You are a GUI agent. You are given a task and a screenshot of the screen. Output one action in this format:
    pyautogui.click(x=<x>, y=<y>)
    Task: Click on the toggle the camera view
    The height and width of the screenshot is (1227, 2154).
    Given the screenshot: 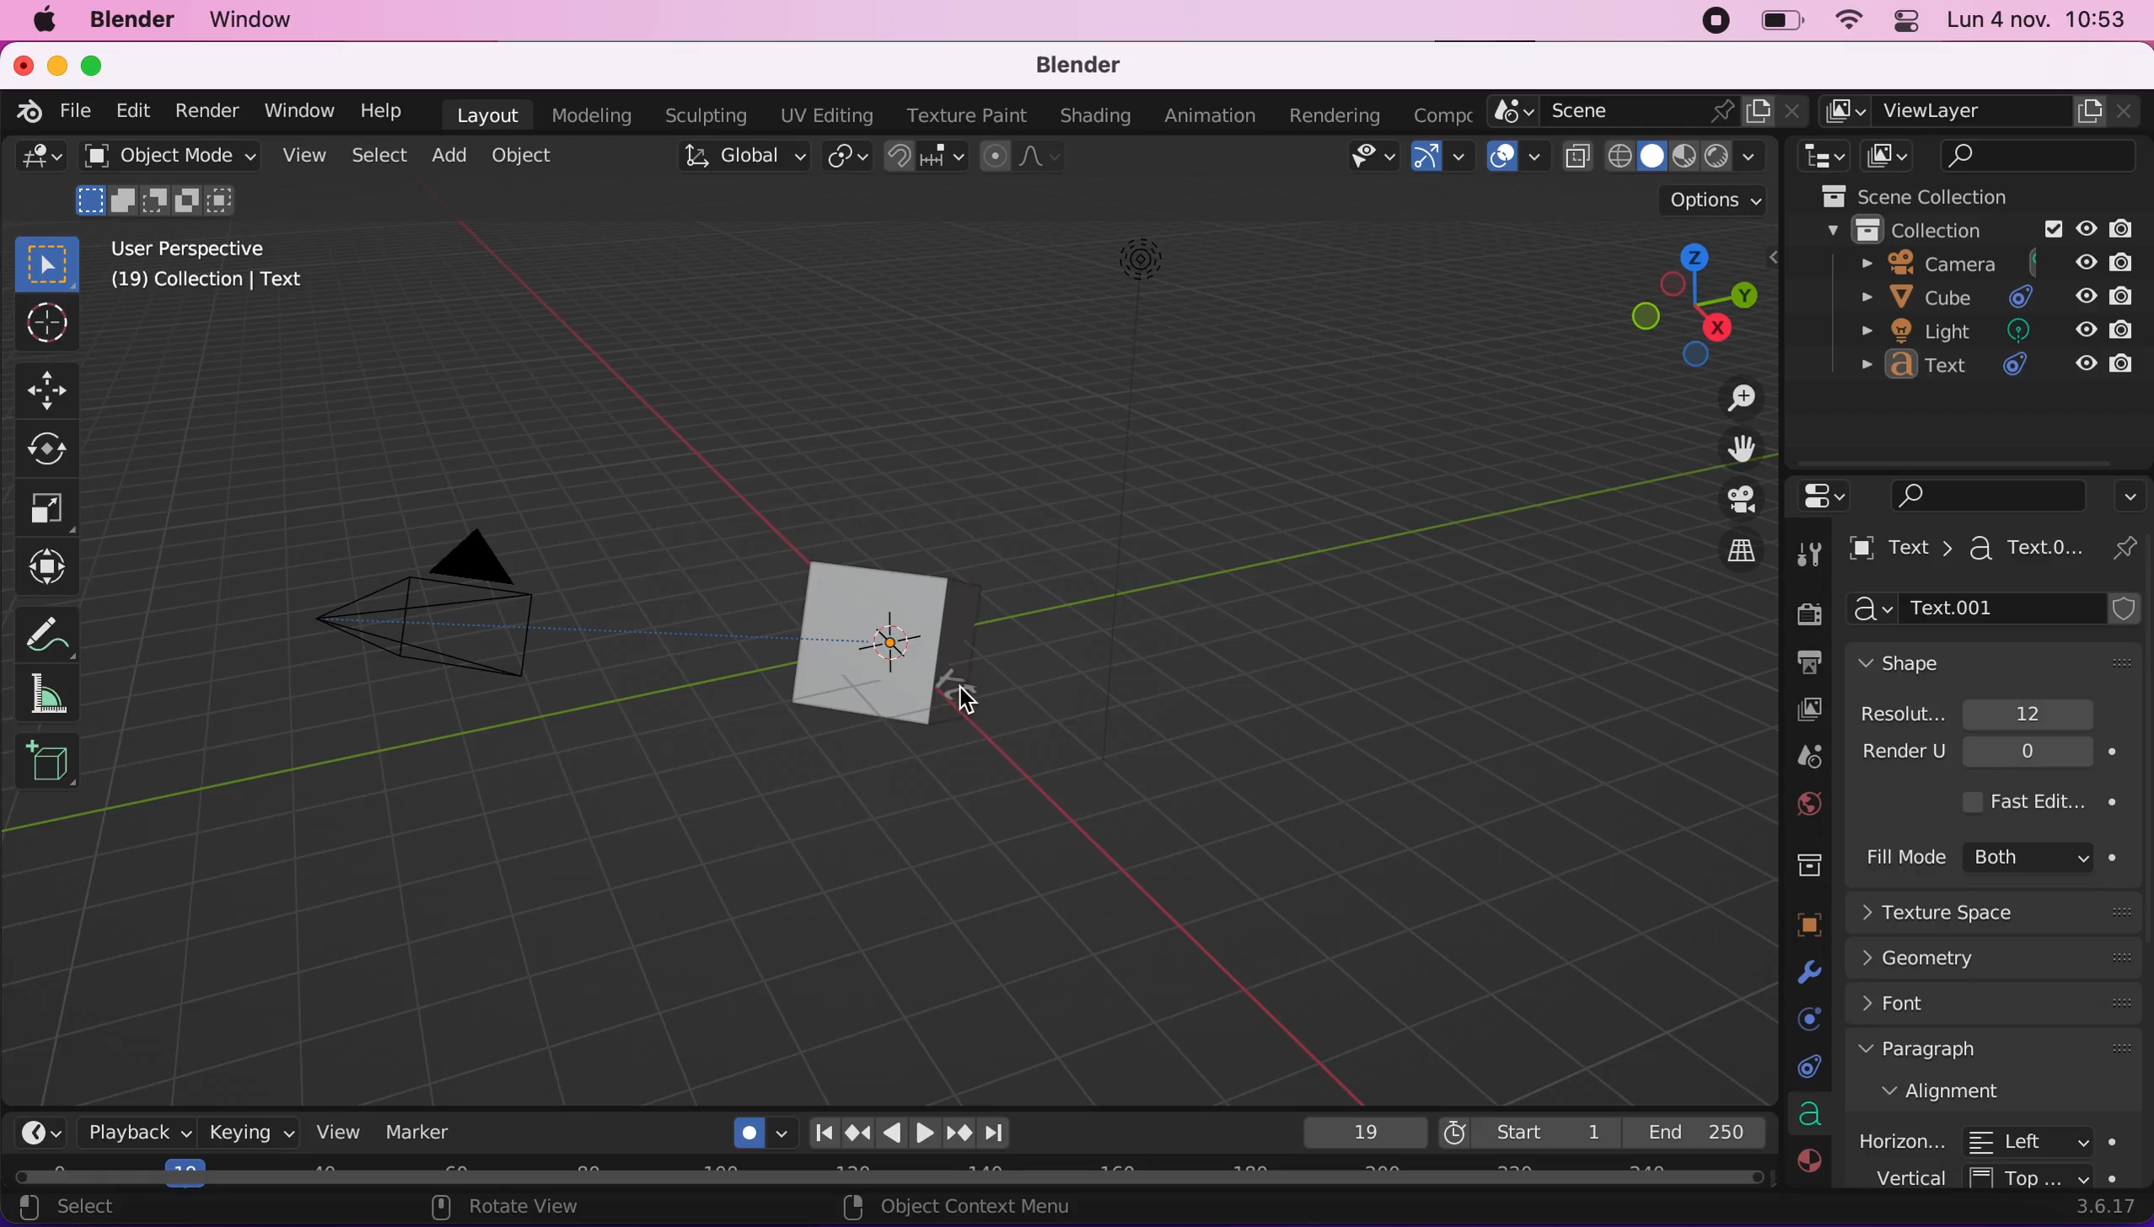 What is the action you would take?
    pyautogui.click(x=1737, y=498)
    